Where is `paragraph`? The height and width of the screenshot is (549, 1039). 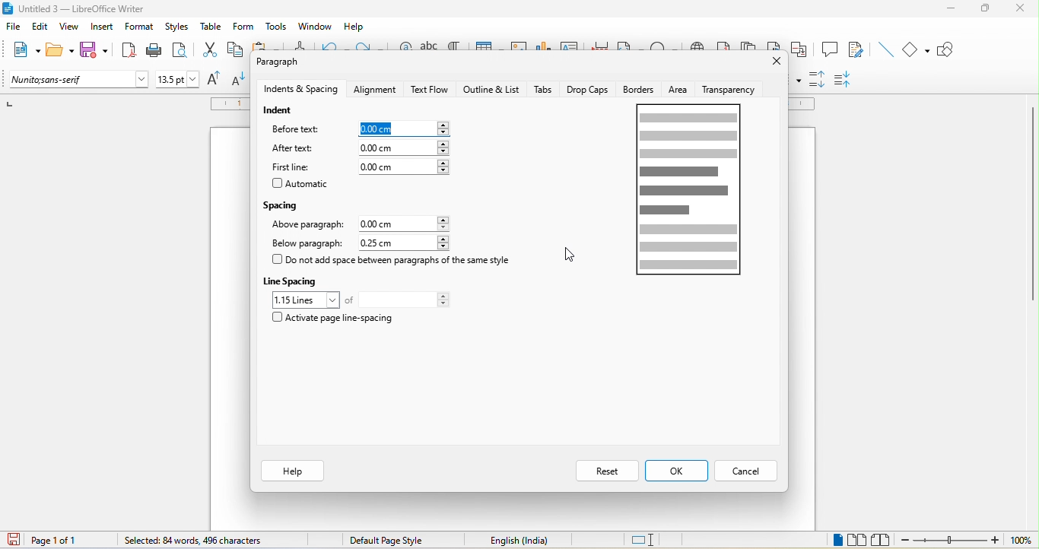
paragraph is located at coordinates (284, 65).